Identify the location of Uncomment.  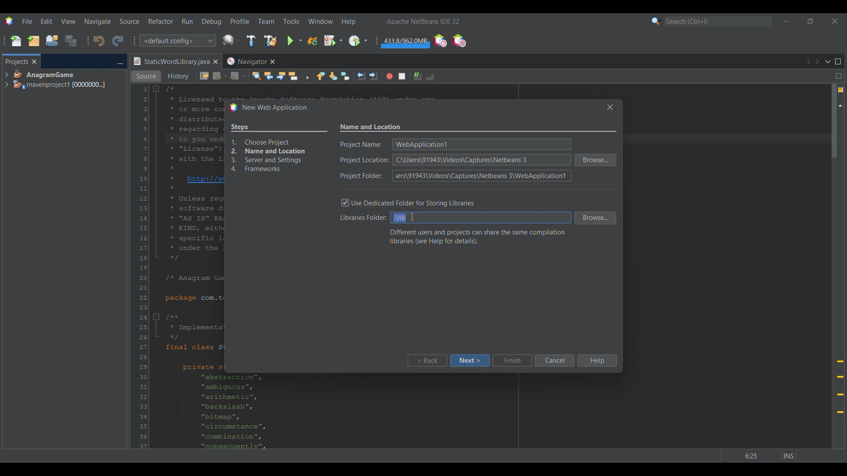
(418, 76).